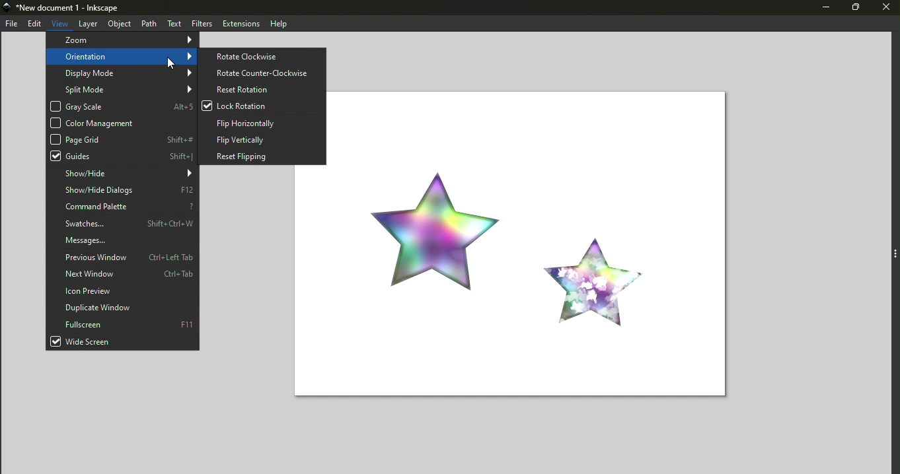 The width and height of the screenshot is (900, 474). What do you see at coordinates (61, 22) in the screenshot?
I see `View` at bounding box center [61, 22].